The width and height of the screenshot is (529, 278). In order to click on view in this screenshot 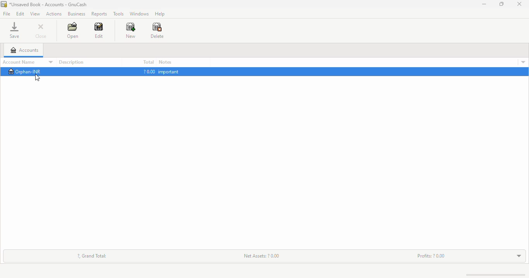, I will do `click(35, 13)`.